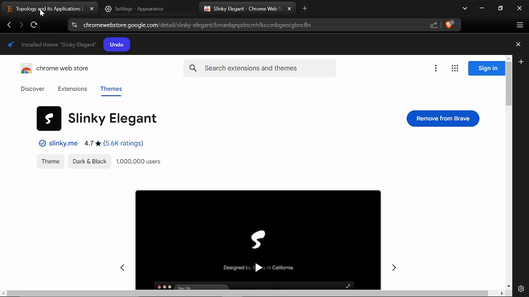 The image size is (529, 297). Describe the element at coordinates (89, 162) in the screenshot. I see `Appearences` at that location.